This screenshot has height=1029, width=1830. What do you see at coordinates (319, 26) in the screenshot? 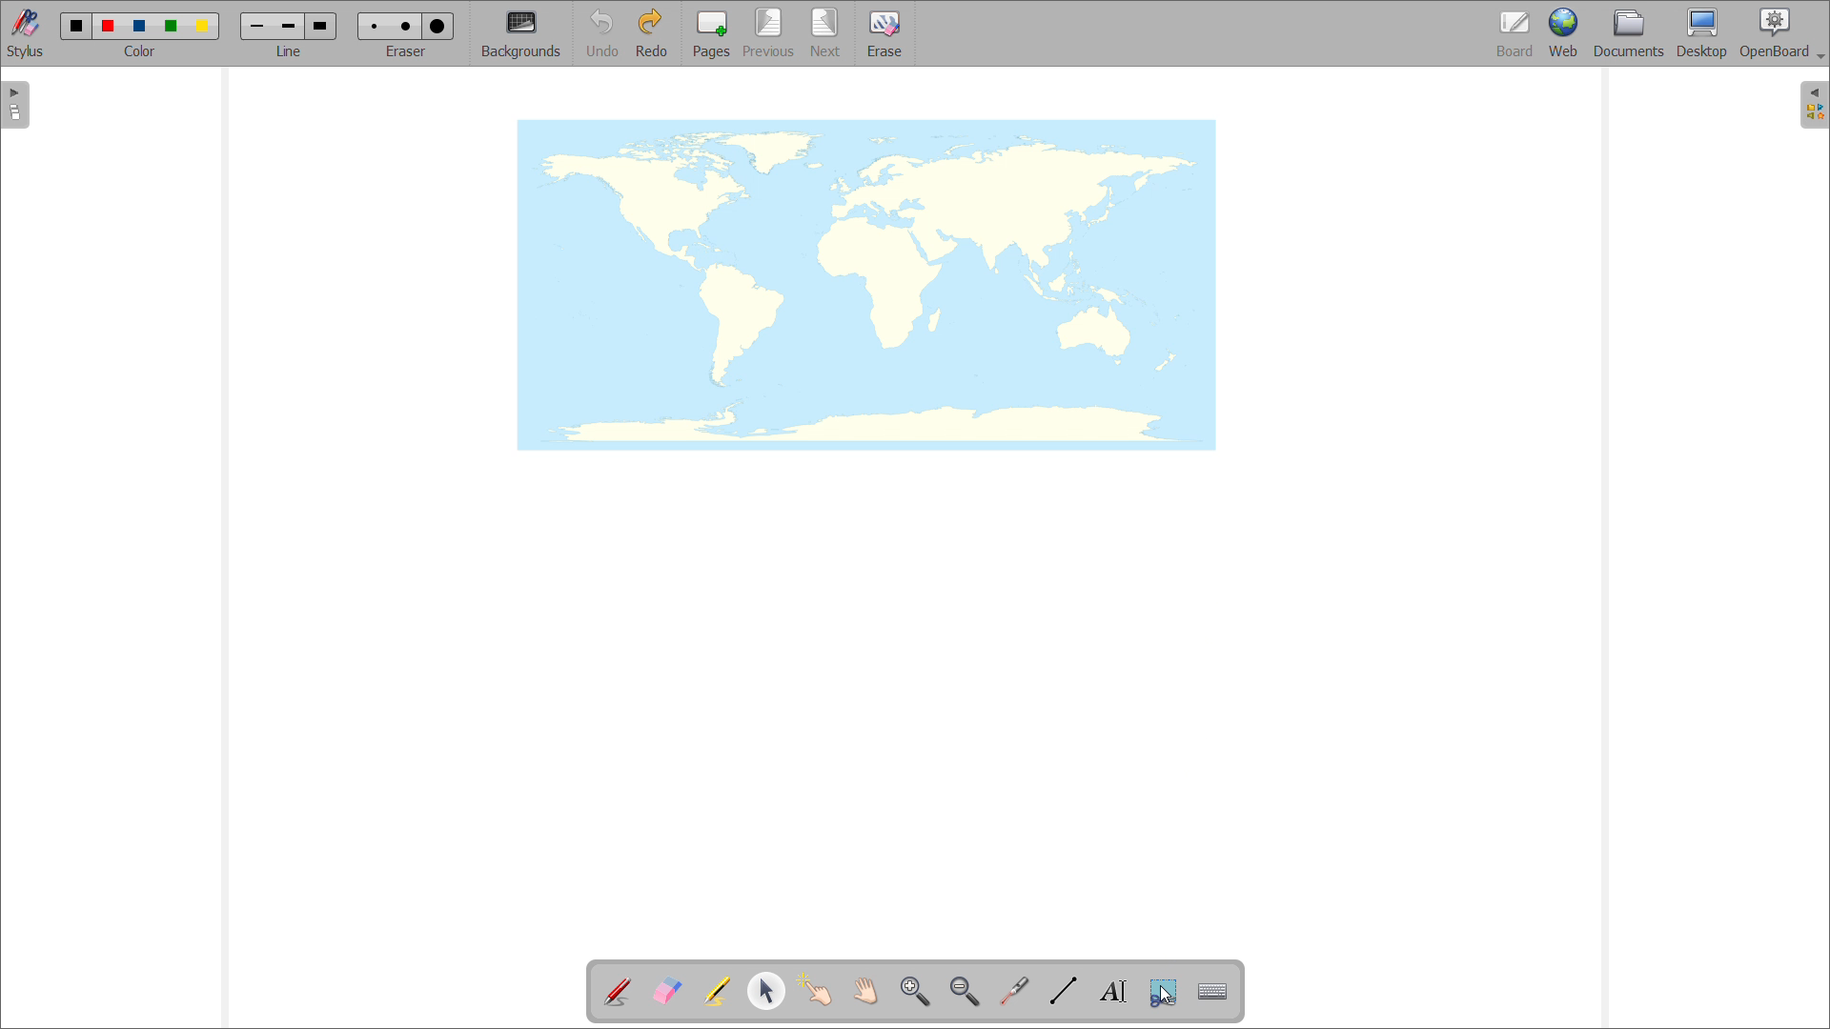
I see `large` at bounding box center [319, 26].